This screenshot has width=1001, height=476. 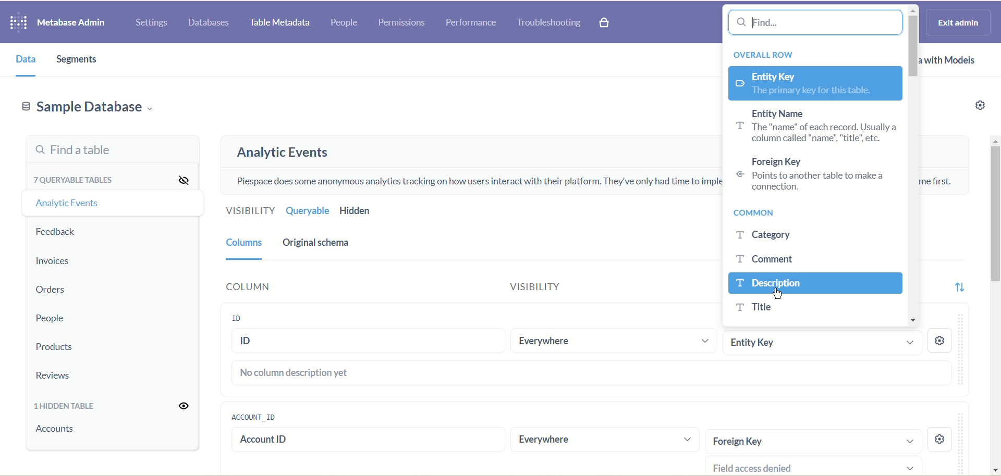 I want to click on settings, so click(x=151, y=23).